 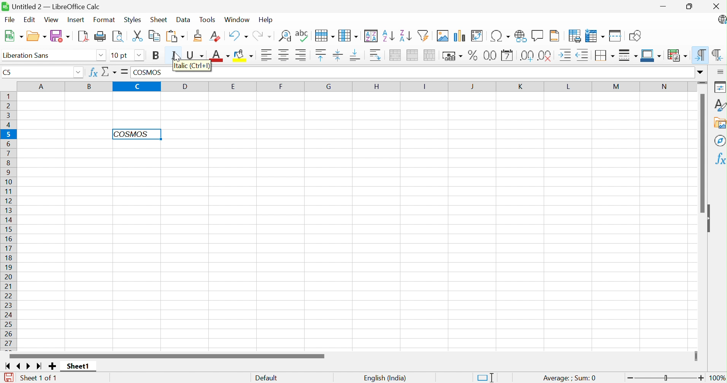 What do you see at coordinates (545, 55) in the screenshot?
I see `Delete decimal place` at bounding box center [545, 55].